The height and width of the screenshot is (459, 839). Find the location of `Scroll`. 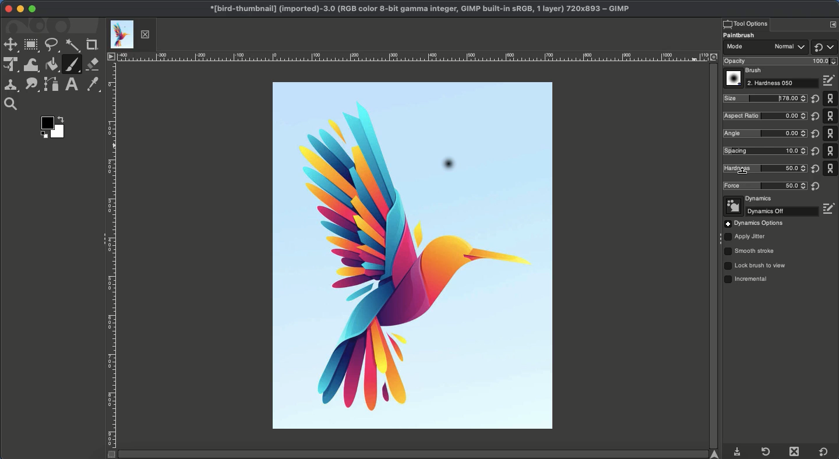

Scroll is located at coordinates (712, 256).